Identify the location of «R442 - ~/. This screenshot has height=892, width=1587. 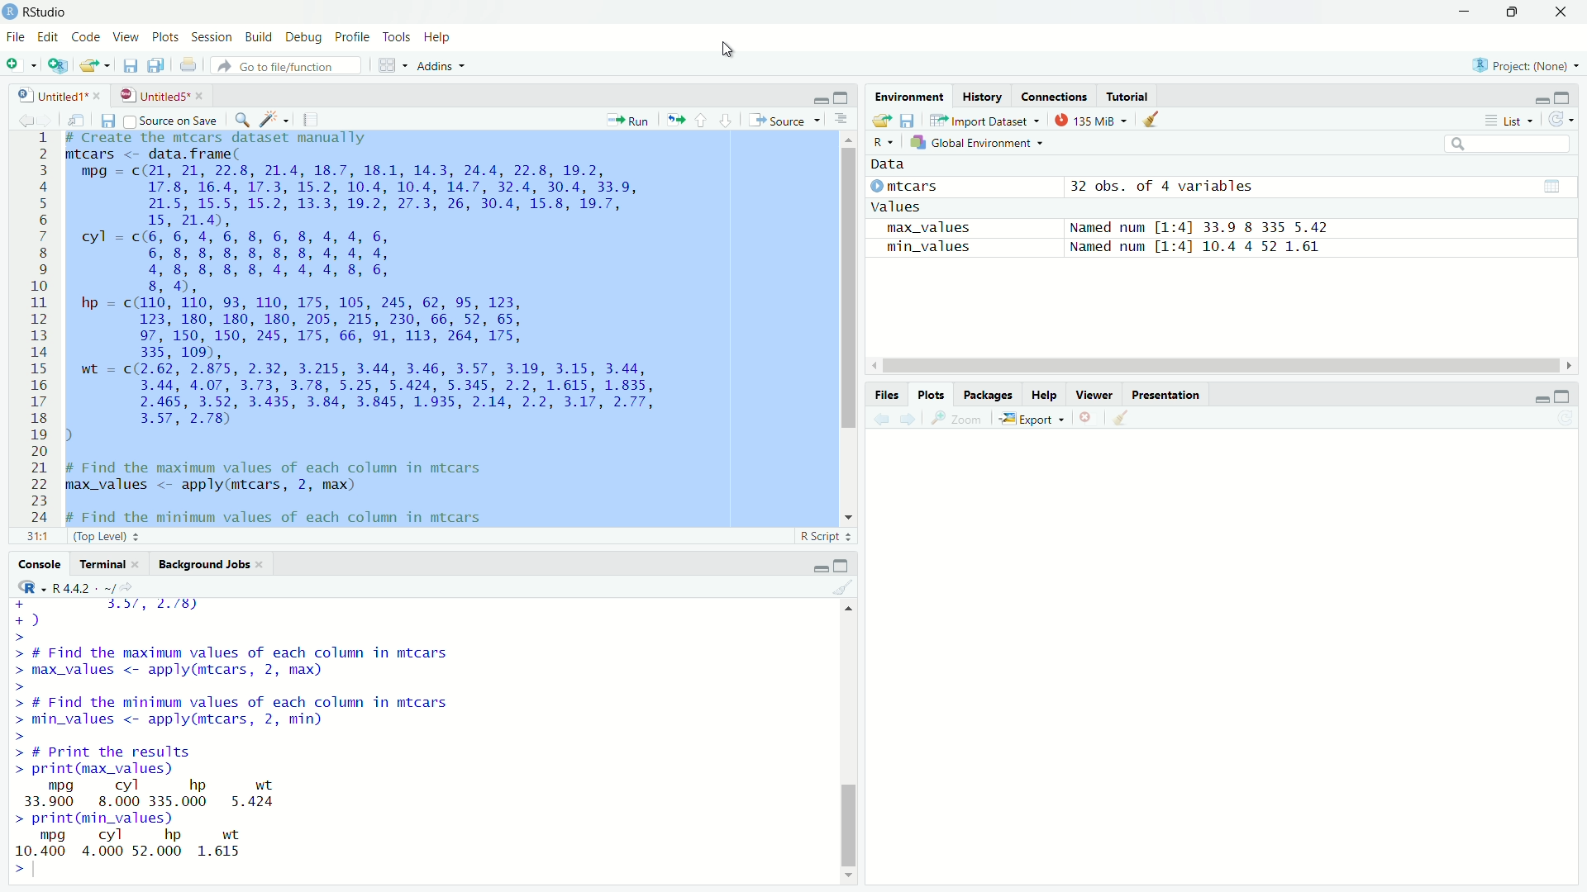
(74, 586).